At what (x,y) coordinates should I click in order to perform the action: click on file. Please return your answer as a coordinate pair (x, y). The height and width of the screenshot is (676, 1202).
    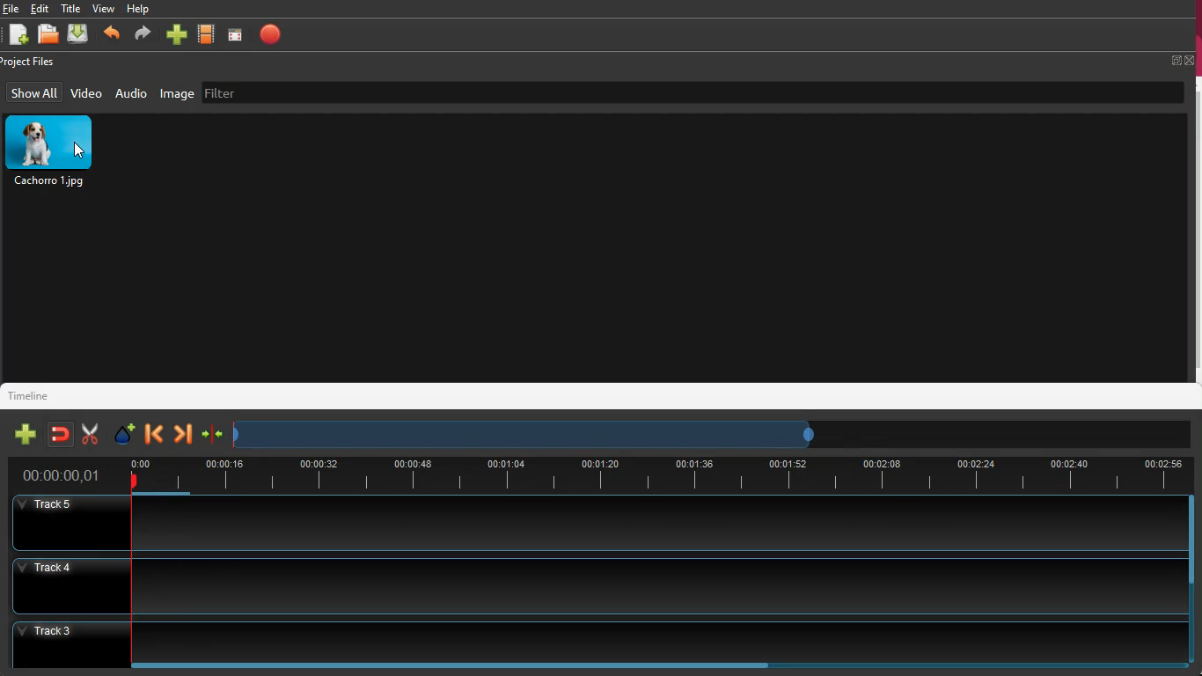
    Looking at the image, I should click on (51, 36).